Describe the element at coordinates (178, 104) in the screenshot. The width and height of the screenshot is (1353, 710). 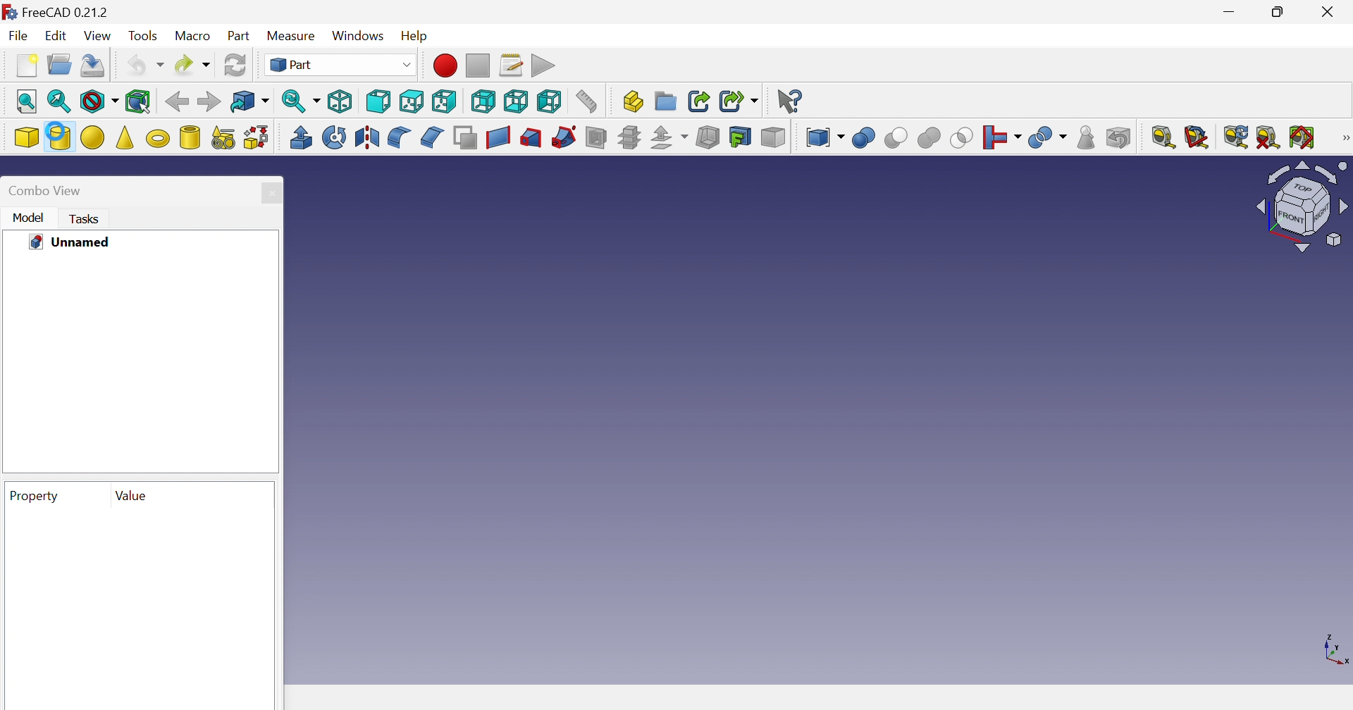
I see `Back` at that location.